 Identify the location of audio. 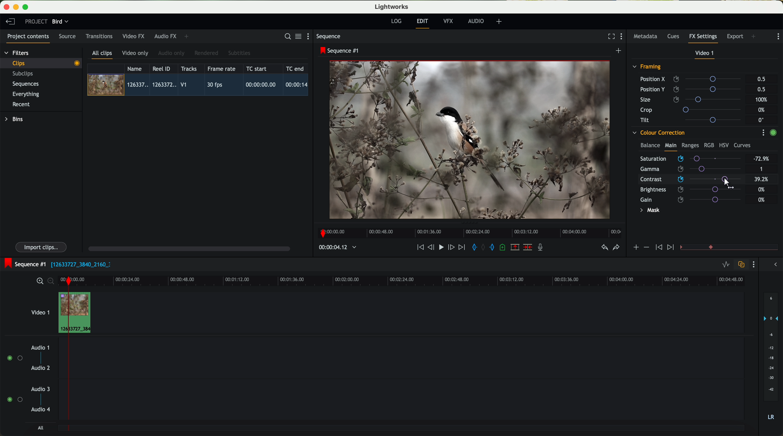
(476, 21).